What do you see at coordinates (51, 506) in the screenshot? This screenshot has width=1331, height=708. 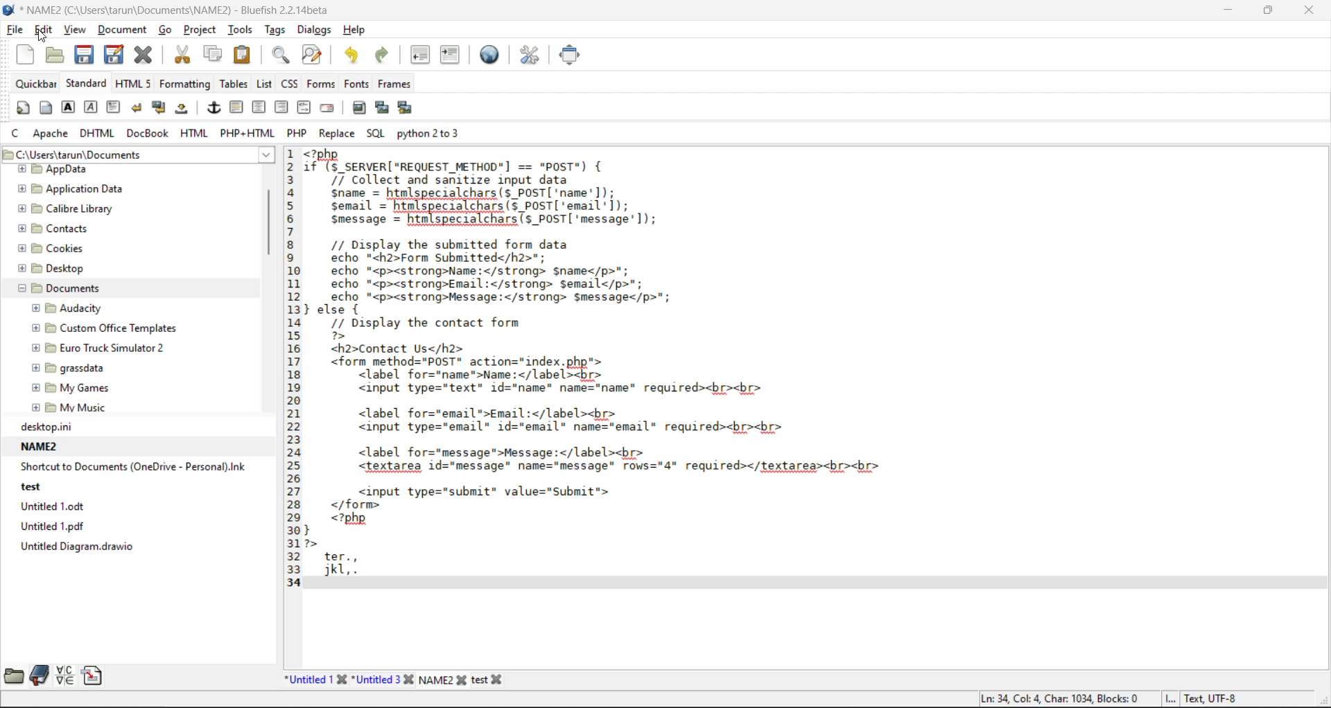 I see `Untitled 1.0dt` at bounding box center [51, 506].